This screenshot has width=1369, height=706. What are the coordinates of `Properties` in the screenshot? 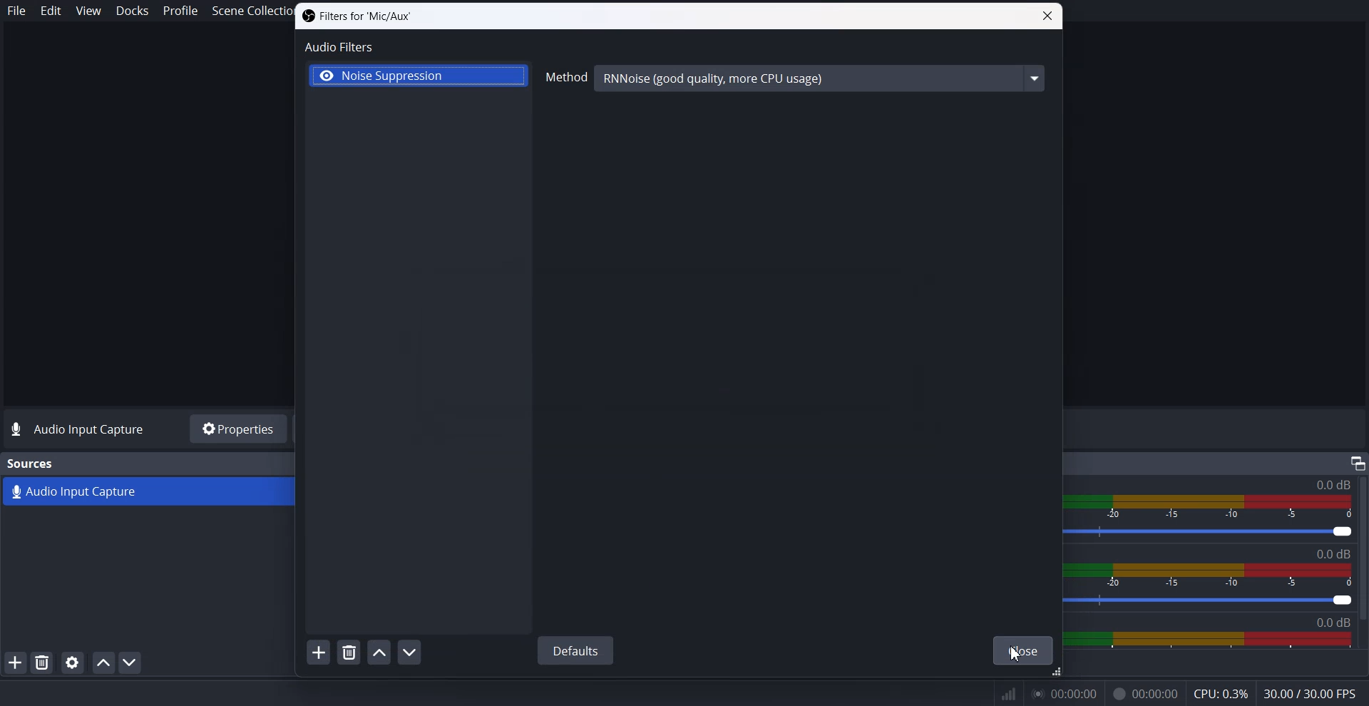 It's located at (237, 429).